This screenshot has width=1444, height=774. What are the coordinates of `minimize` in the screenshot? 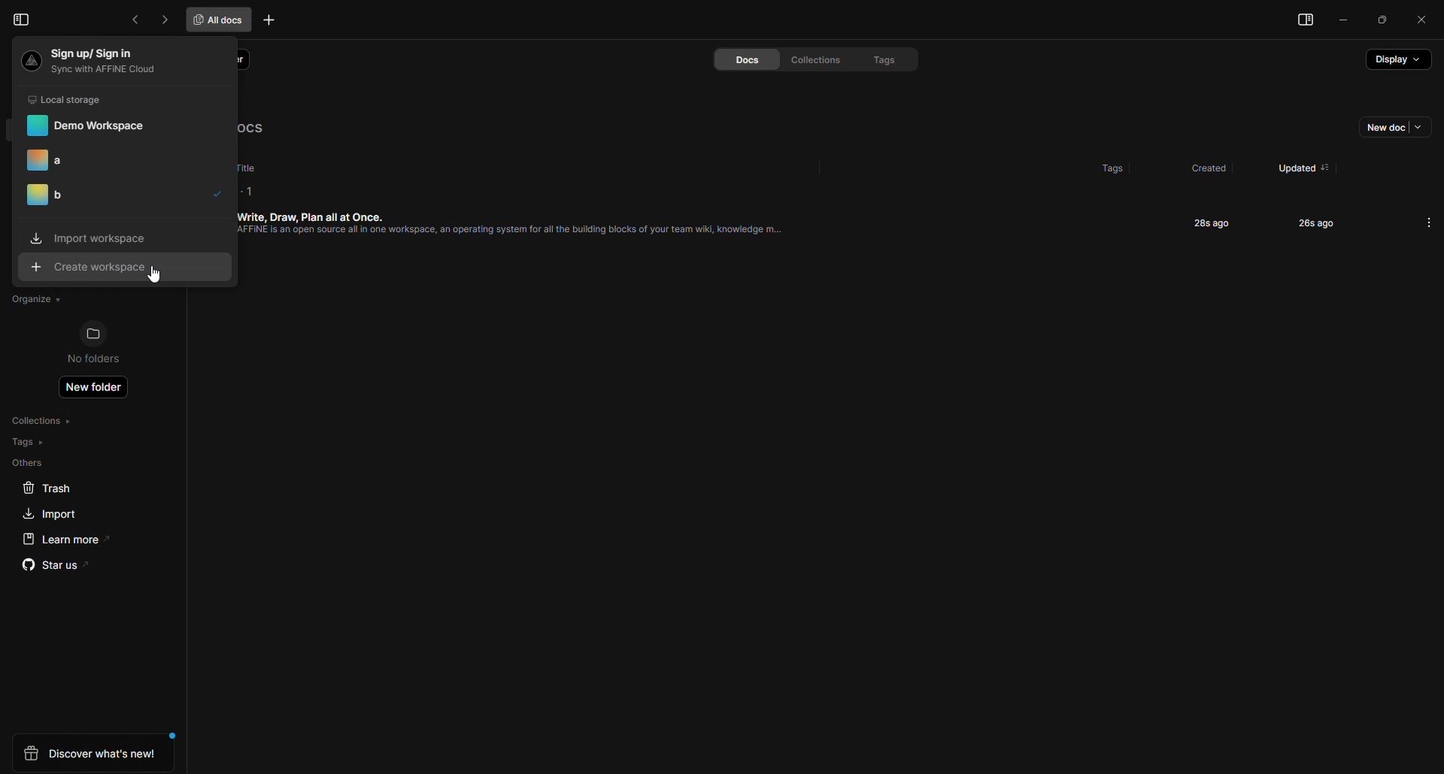 It's located at (1345, 22).